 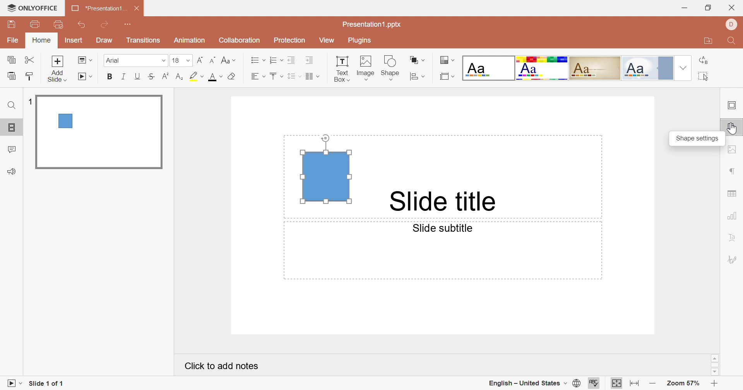 I want to click on Find, so click(x=733, y=40).